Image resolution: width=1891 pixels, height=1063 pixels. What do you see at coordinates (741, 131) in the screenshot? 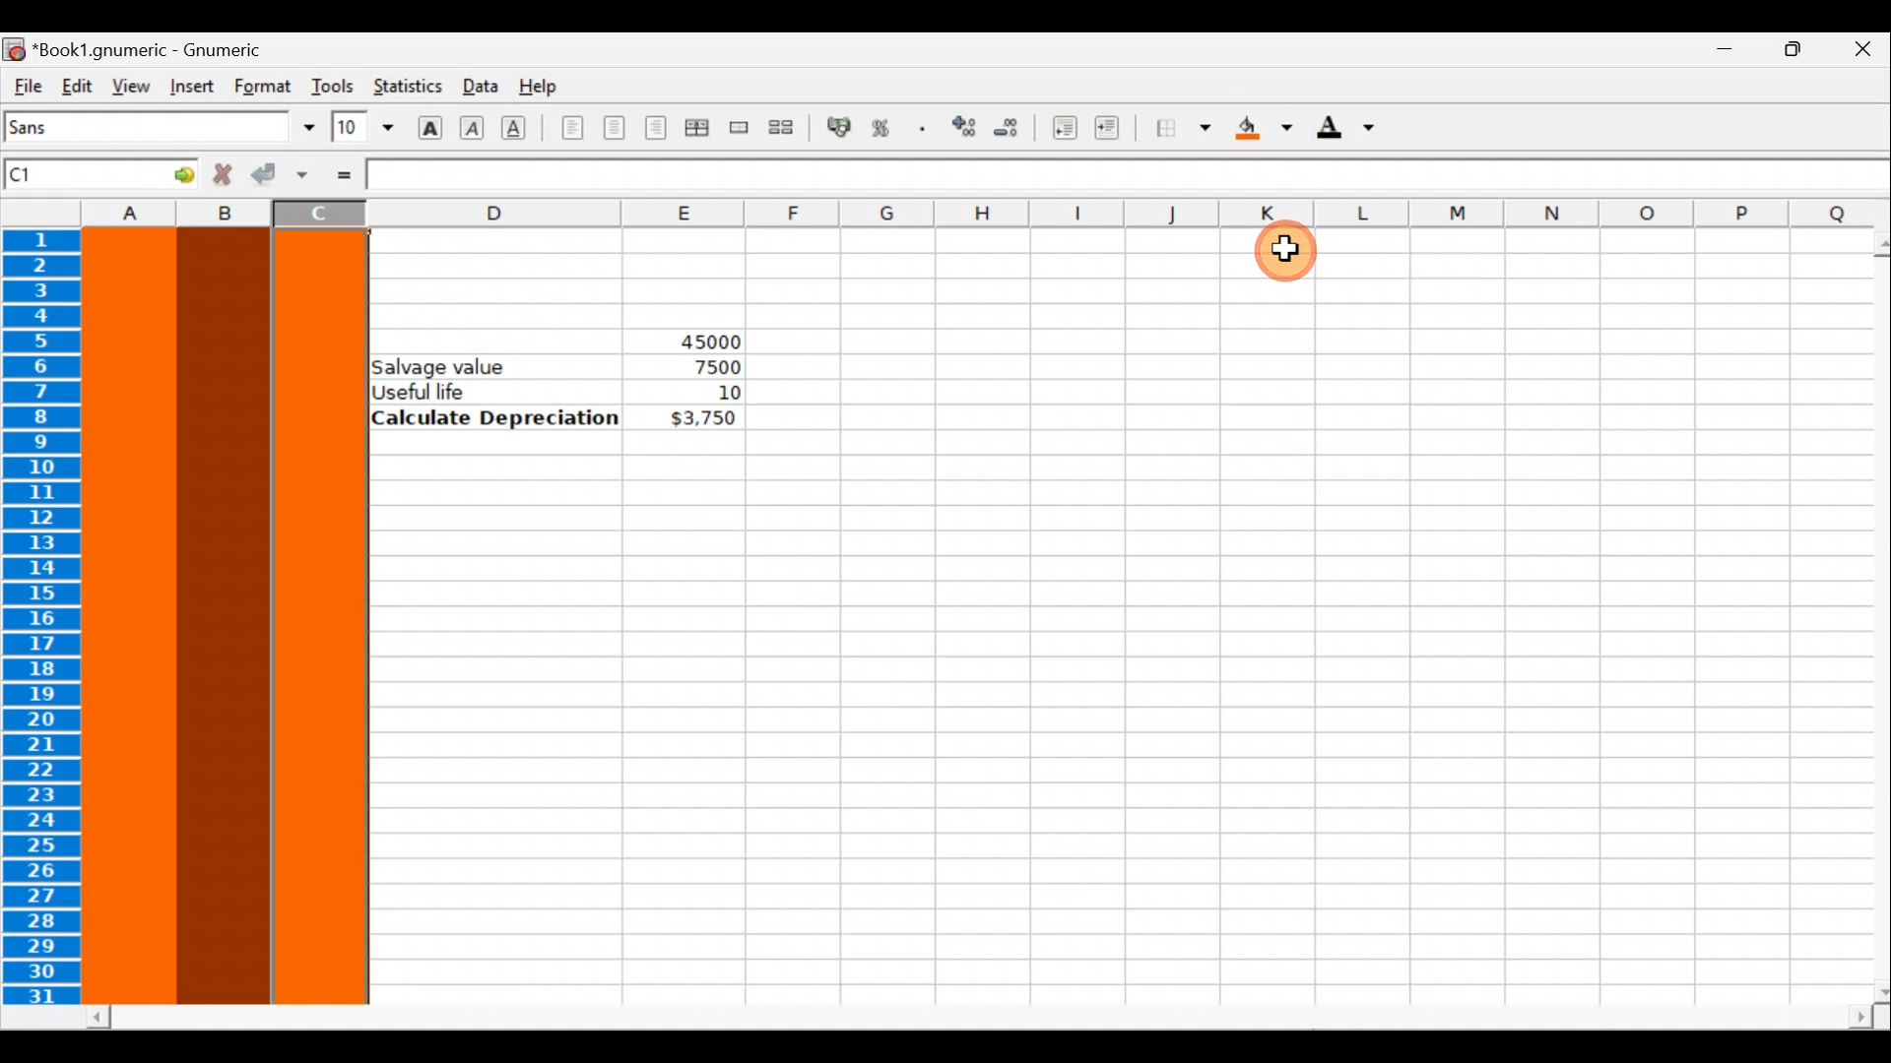
I see `Merge a range of cells` at bounding box center [741, 131].